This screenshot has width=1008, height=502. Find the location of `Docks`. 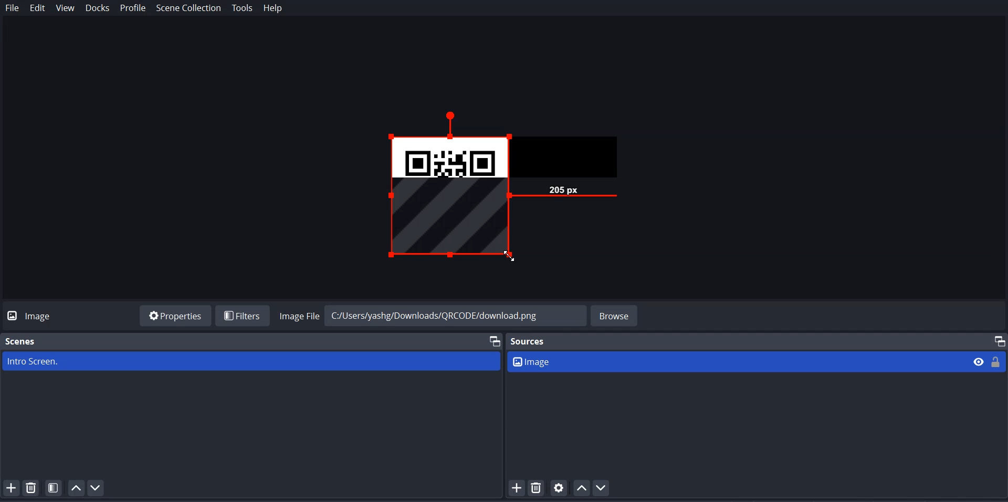

Docks is located at coordinates (98, 9).